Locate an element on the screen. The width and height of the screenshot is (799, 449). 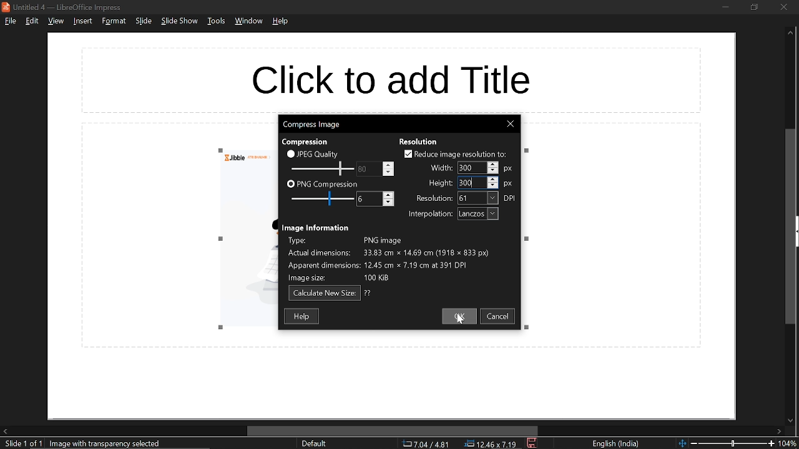
text is located at coordinates (308, 141).